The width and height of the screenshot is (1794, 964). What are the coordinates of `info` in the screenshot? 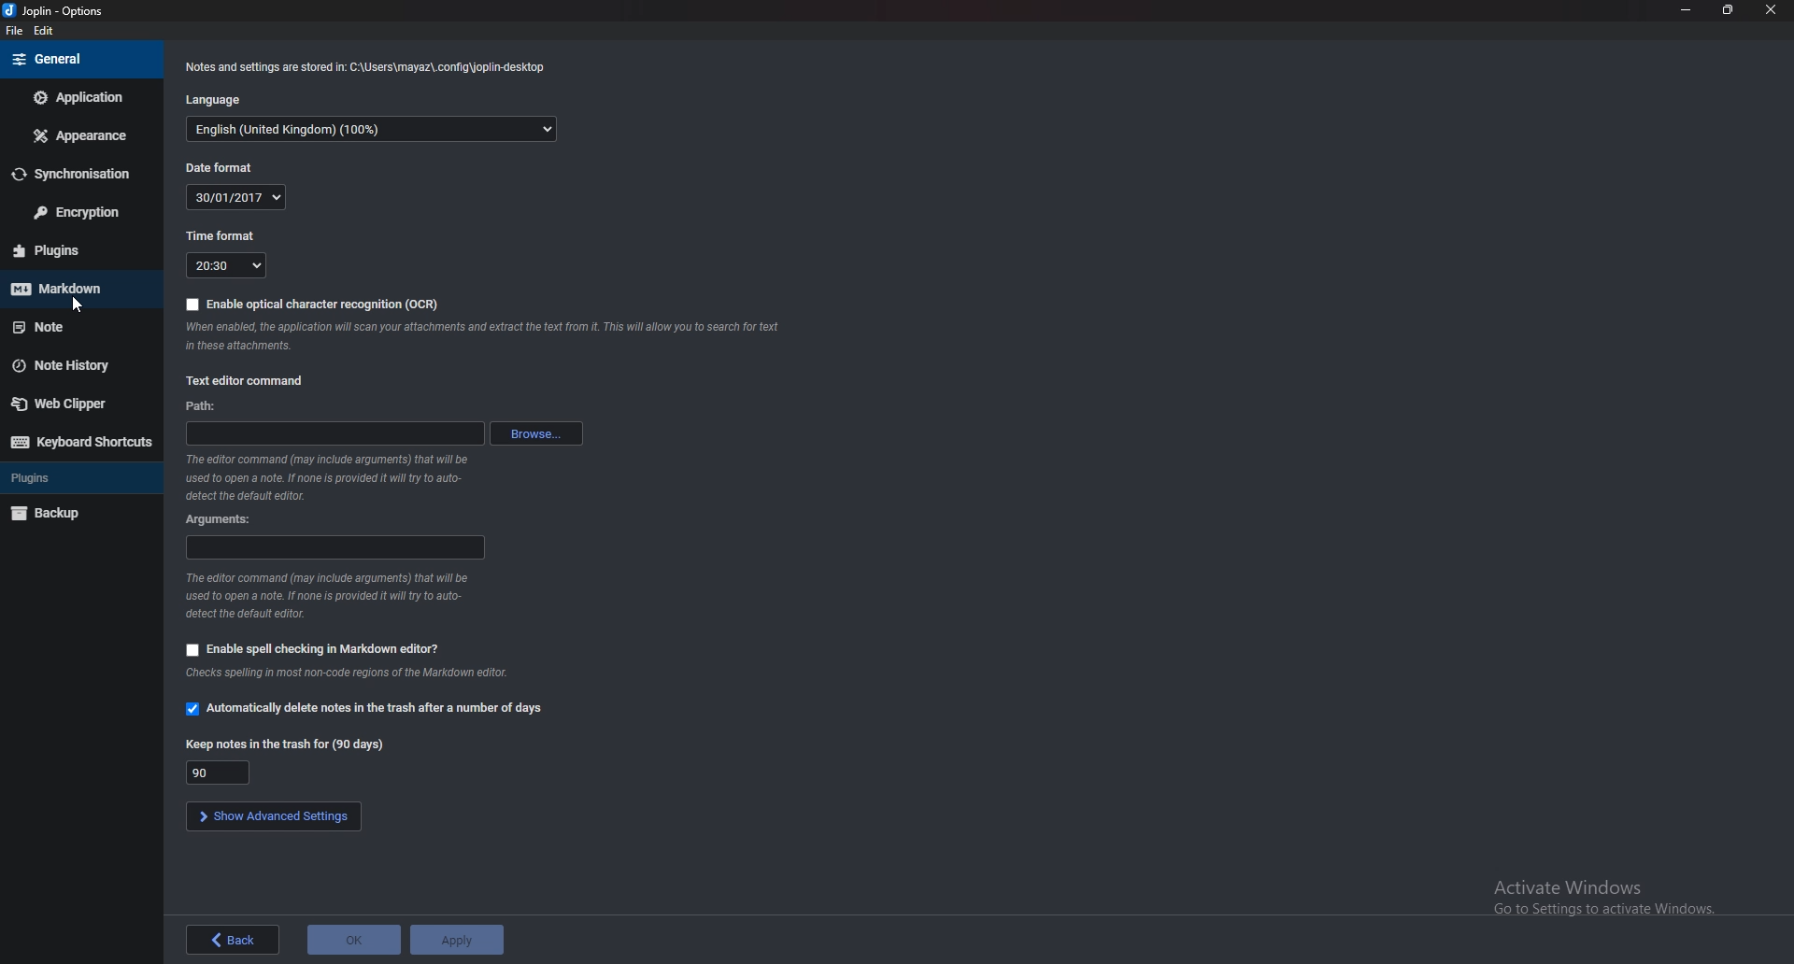 It's located at (349, 673).